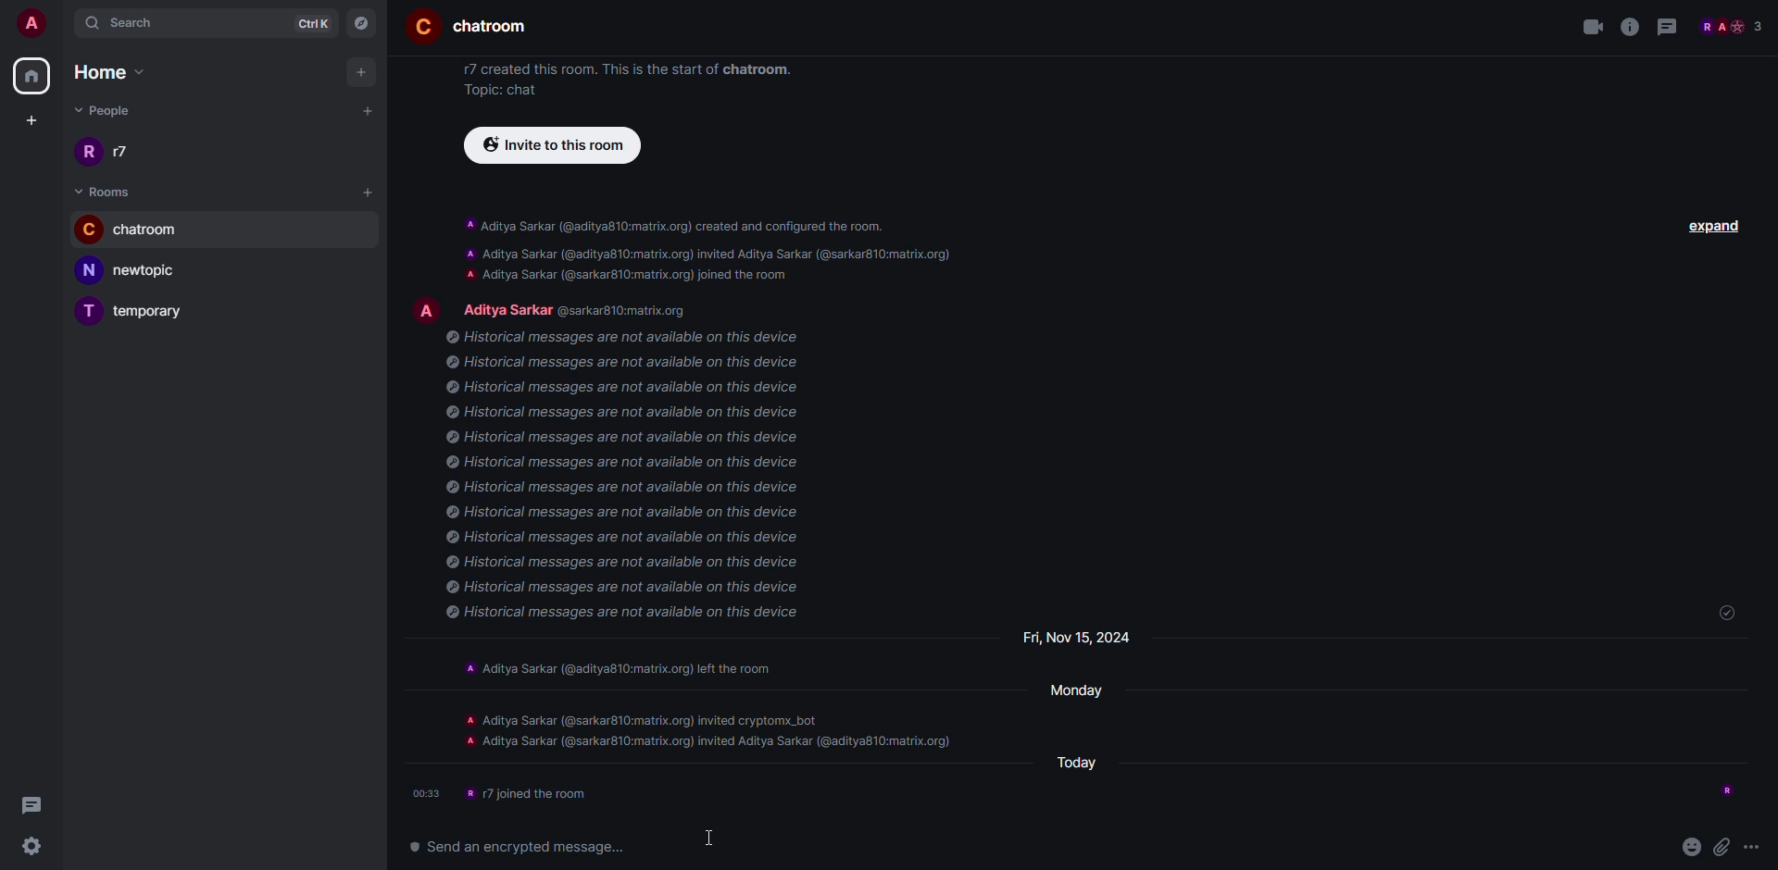  I want to click on attach, so click(1724, 843).